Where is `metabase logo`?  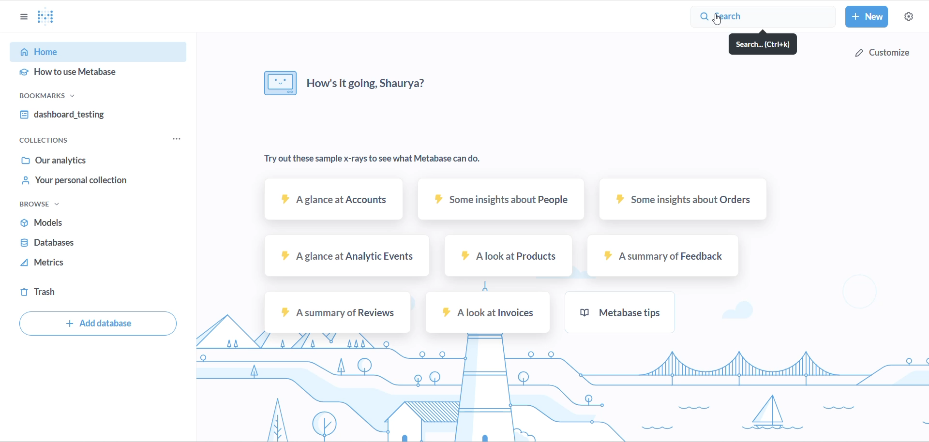 metabase logo is located at coordinates (50, 17).